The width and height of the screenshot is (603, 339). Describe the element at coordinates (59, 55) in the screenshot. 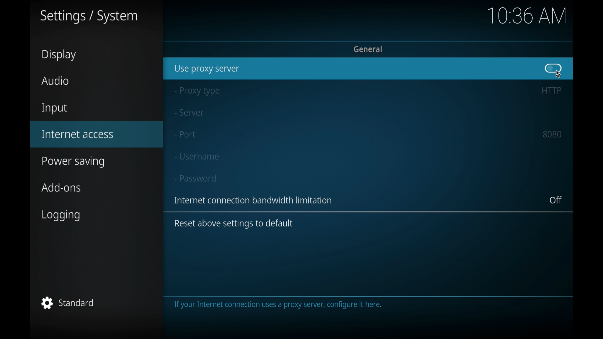

I see `display` at that location.